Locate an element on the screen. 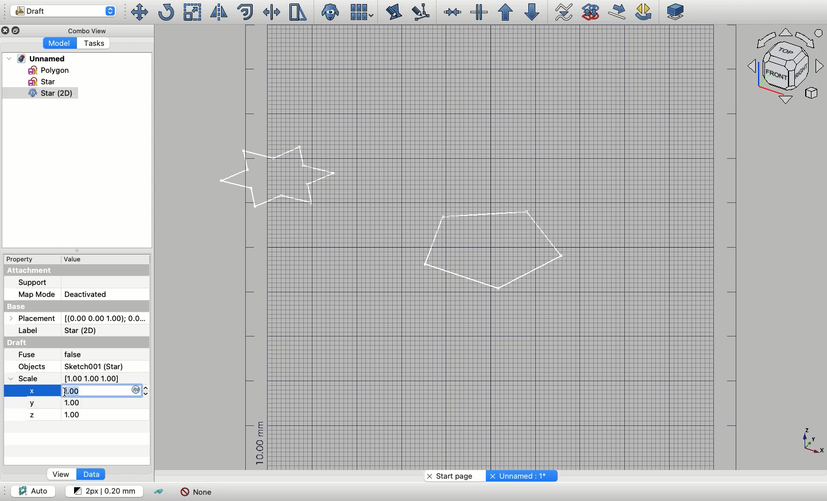 This screenshot has height=501, width=827. Split is located at coordinates (478, 12).